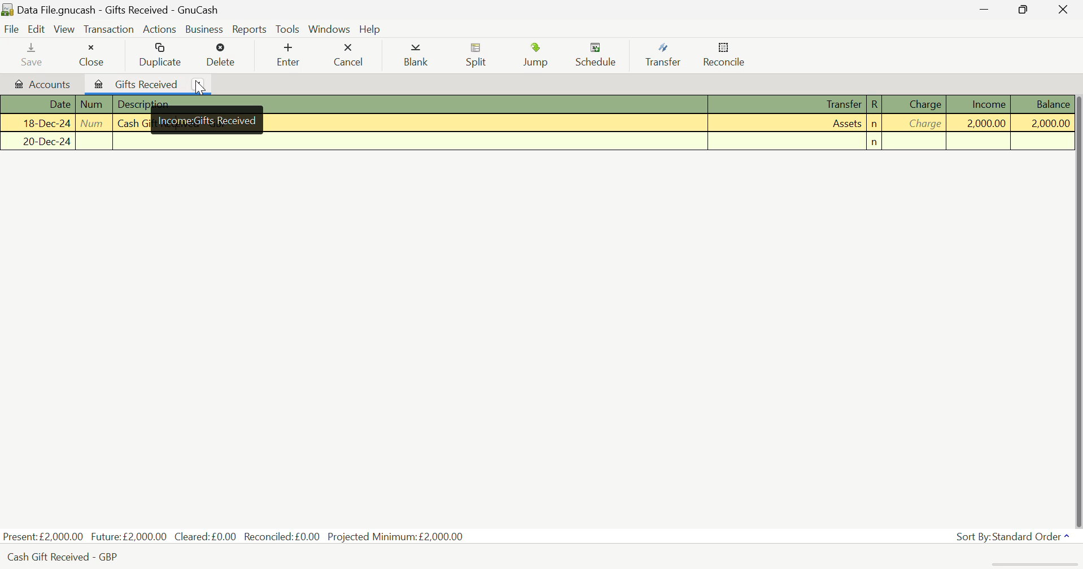 This screenshot has width=1083, height=569. What do you see at coordinates (398, 535) in the screenshot?
I see `Projected Minimum` at bounding box center [398, 535].